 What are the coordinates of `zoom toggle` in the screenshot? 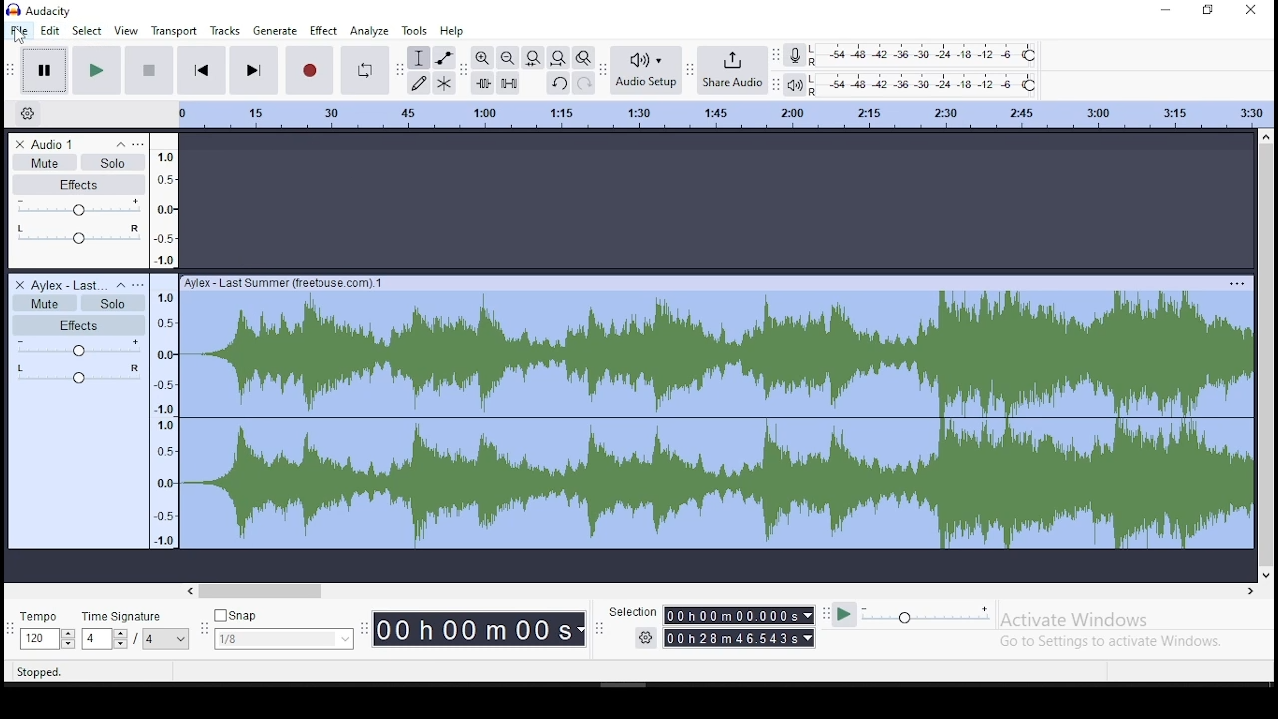 It's located at (583, 58).